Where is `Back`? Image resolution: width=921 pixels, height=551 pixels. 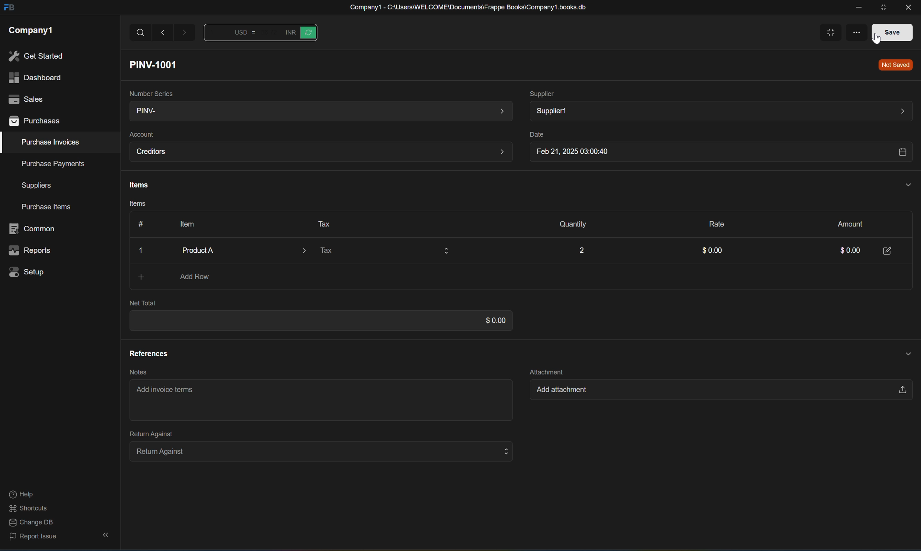 Back is located at coordinates (164, 32).